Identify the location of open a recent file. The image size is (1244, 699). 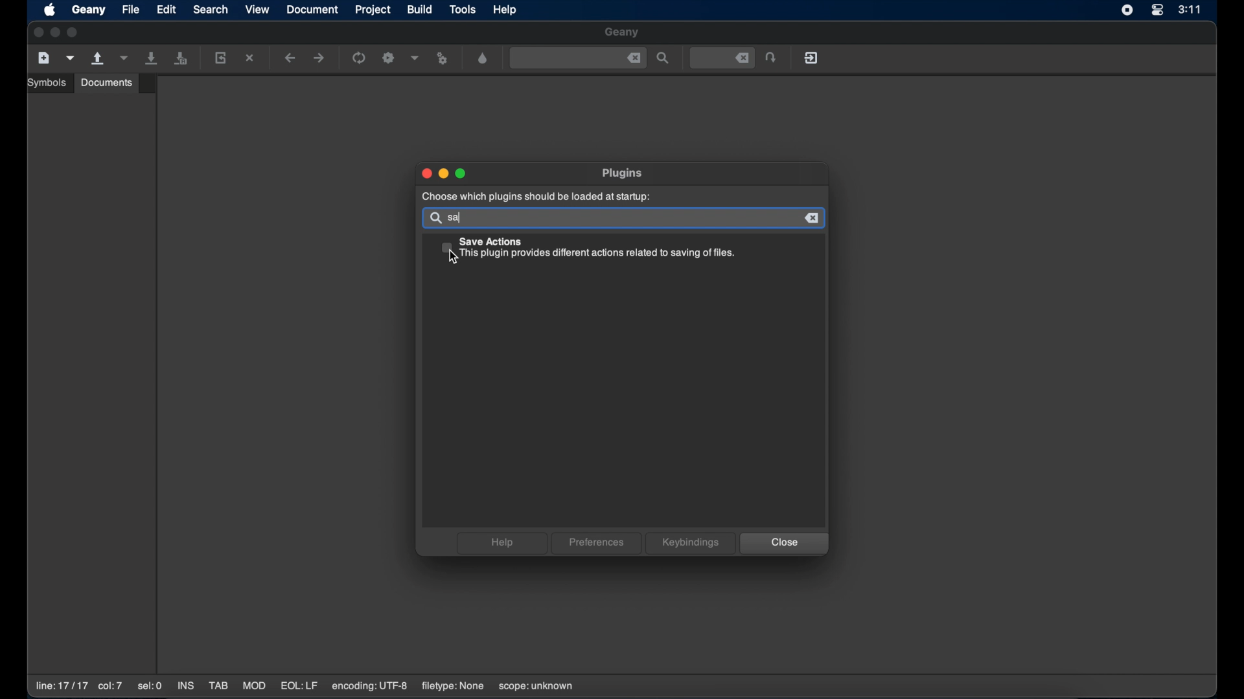
(124, 58).